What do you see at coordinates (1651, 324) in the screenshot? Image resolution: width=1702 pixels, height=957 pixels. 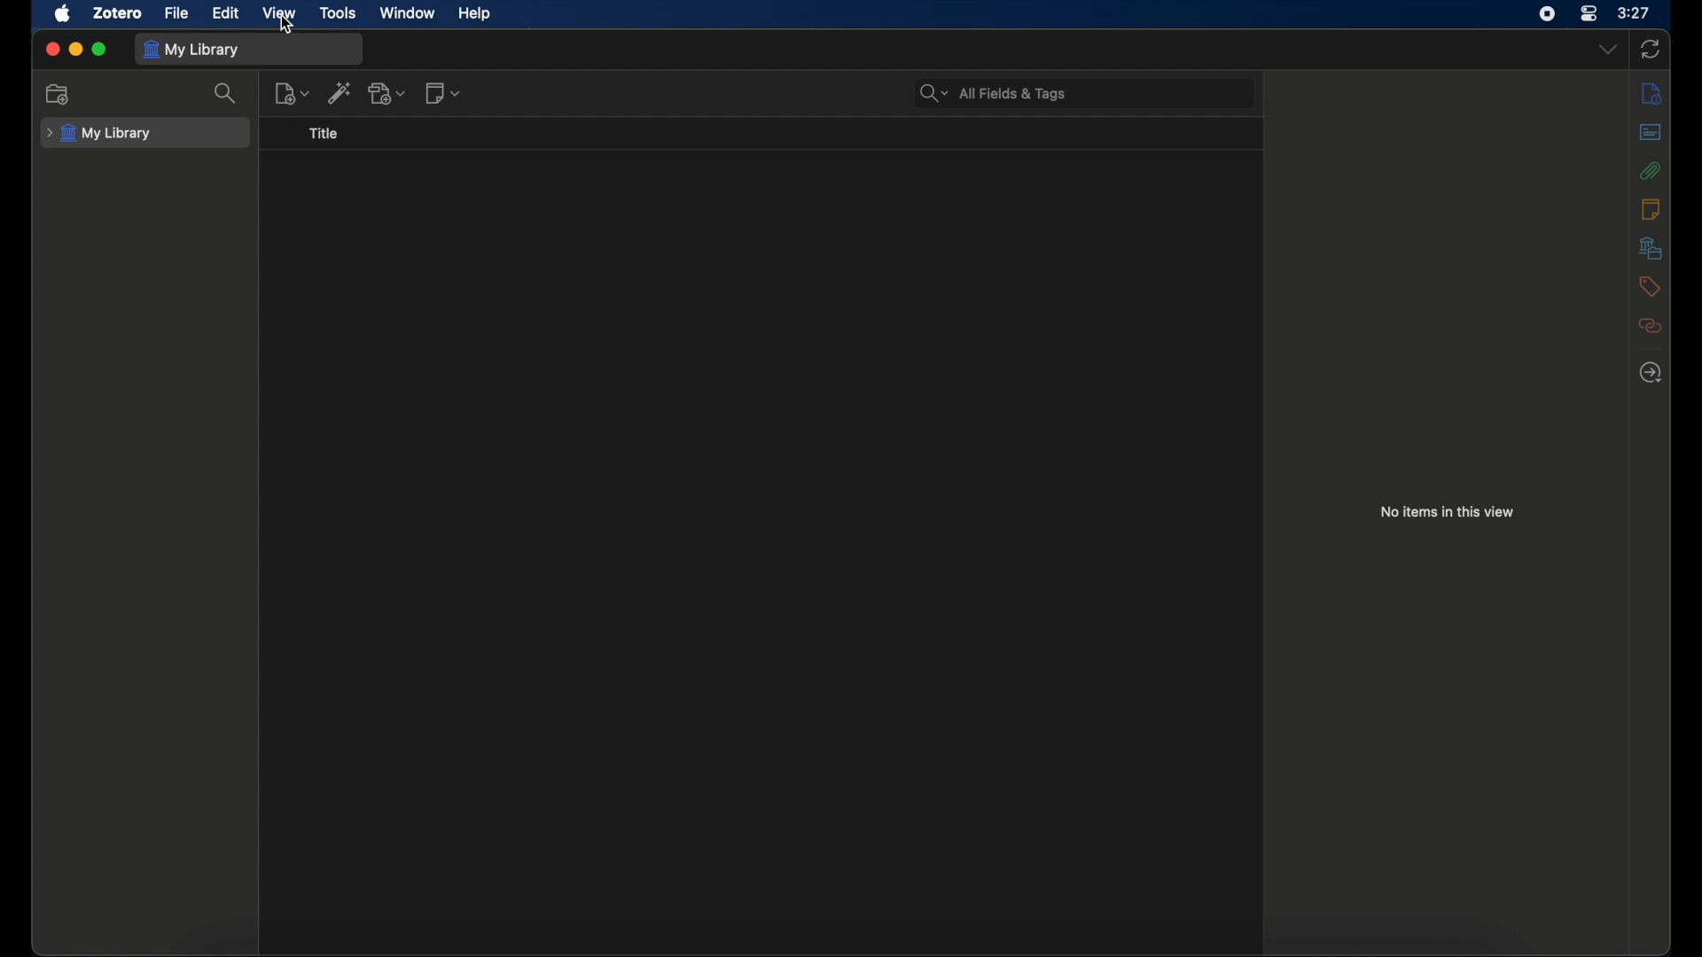 I see `related` at bounding box center [1651, 324].